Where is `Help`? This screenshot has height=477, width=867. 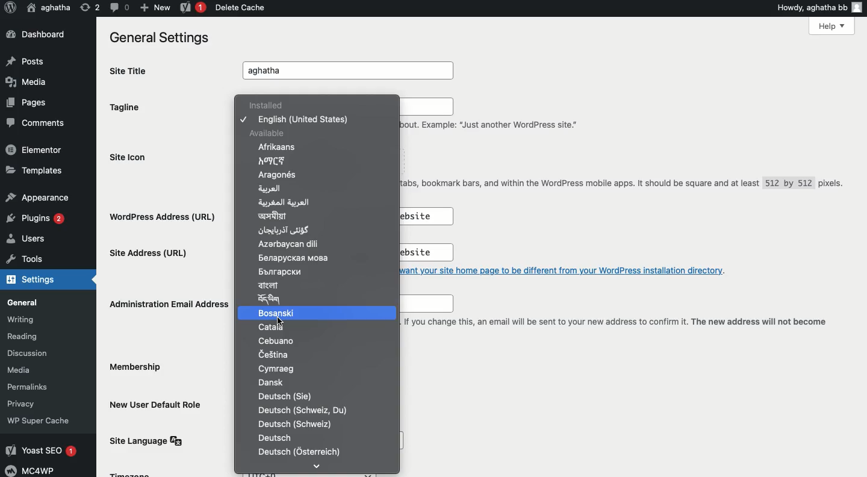
Help is located at coordinates (833, 26).